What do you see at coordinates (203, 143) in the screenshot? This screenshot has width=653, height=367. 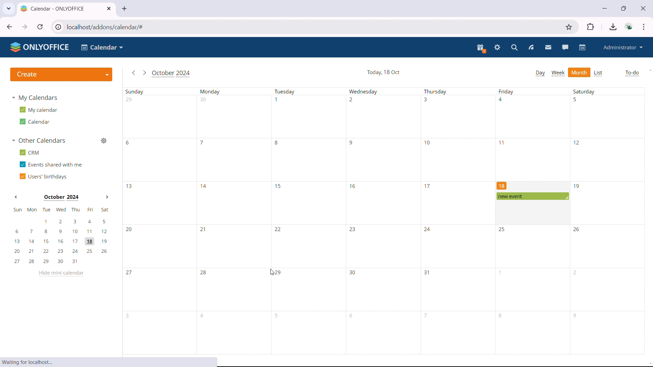 I see `7` at bounding box center [203, 143].